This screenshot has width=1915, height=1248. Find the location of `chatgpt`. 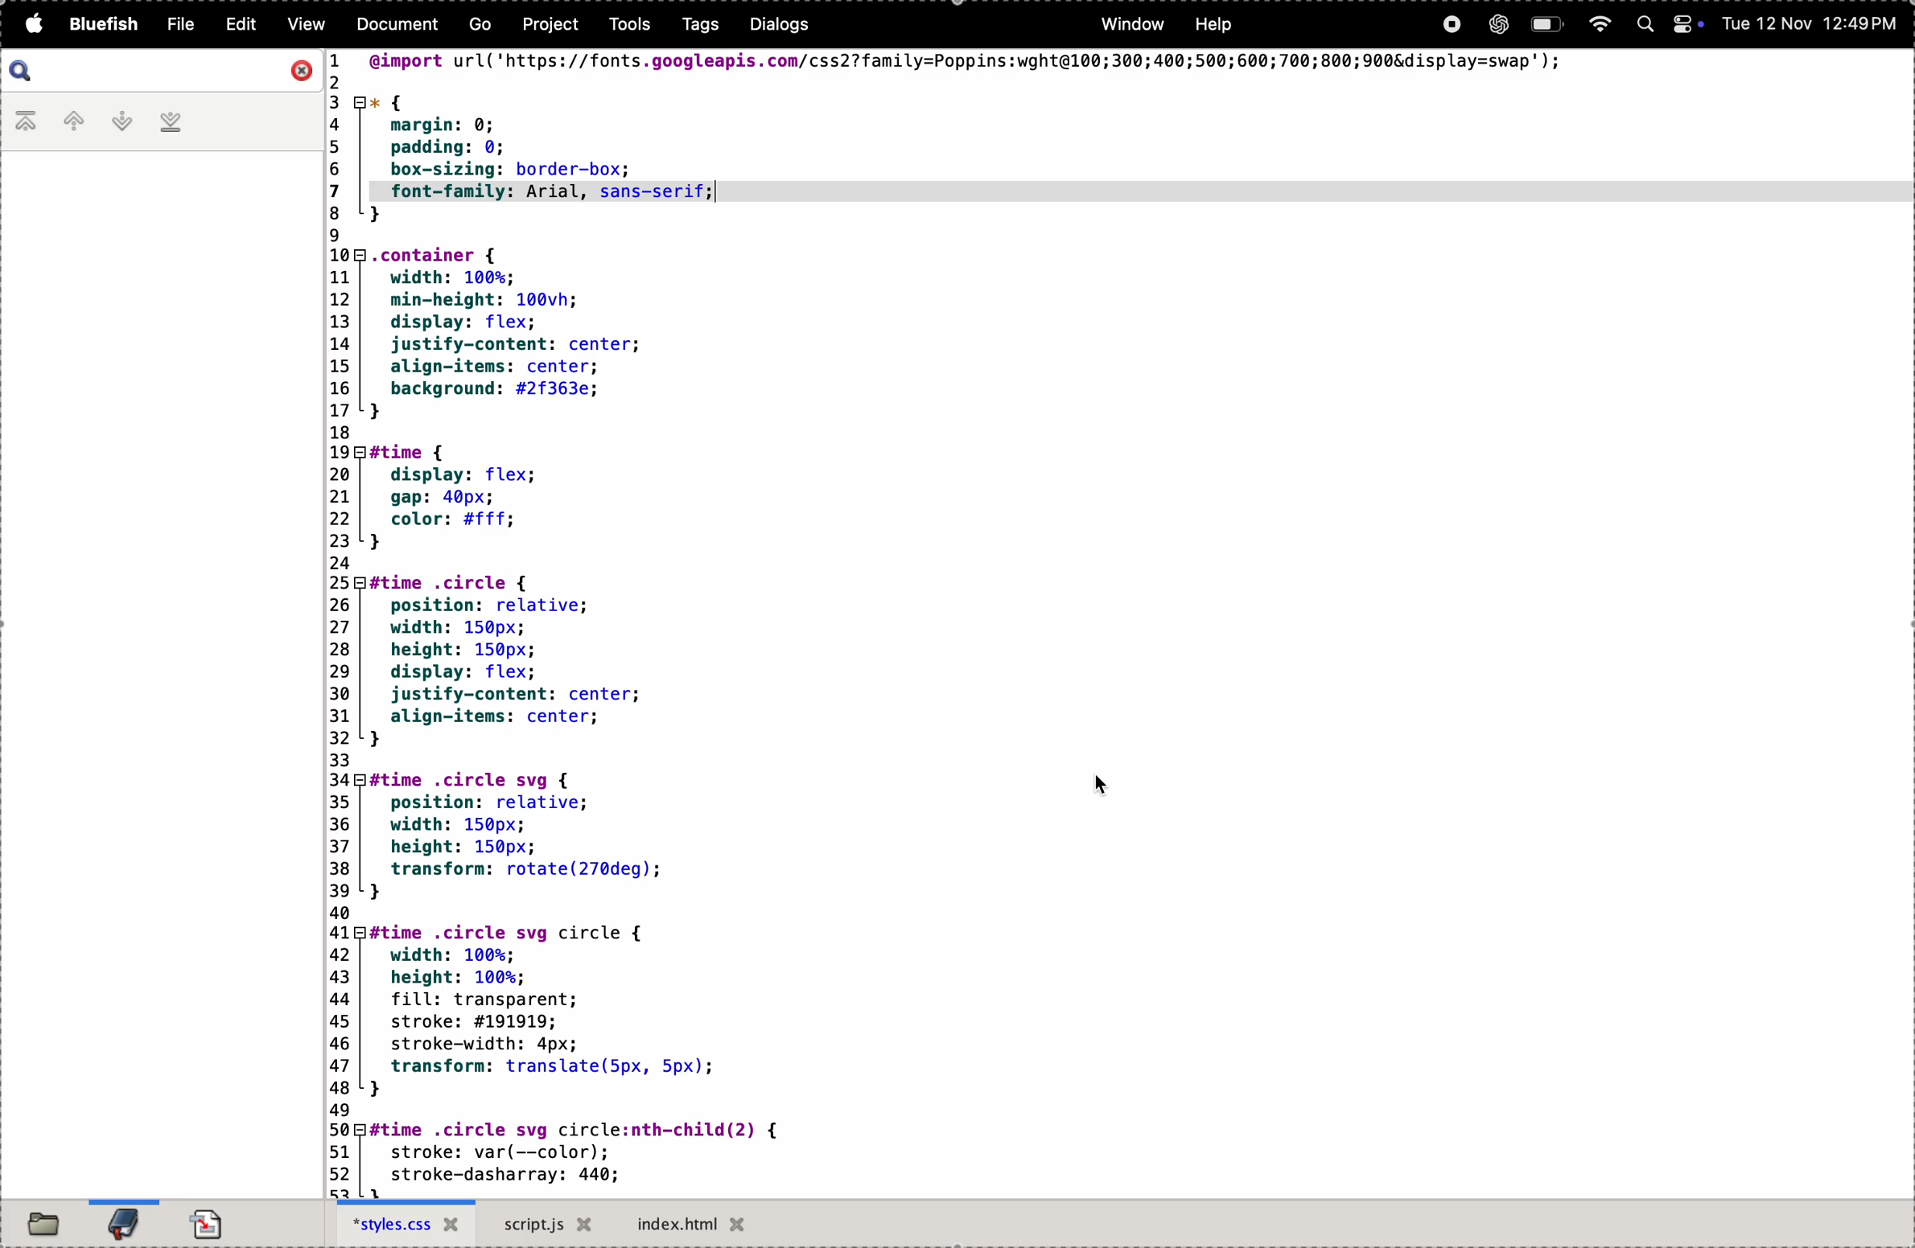

chatgpt is located at coordinates (1495, 27).